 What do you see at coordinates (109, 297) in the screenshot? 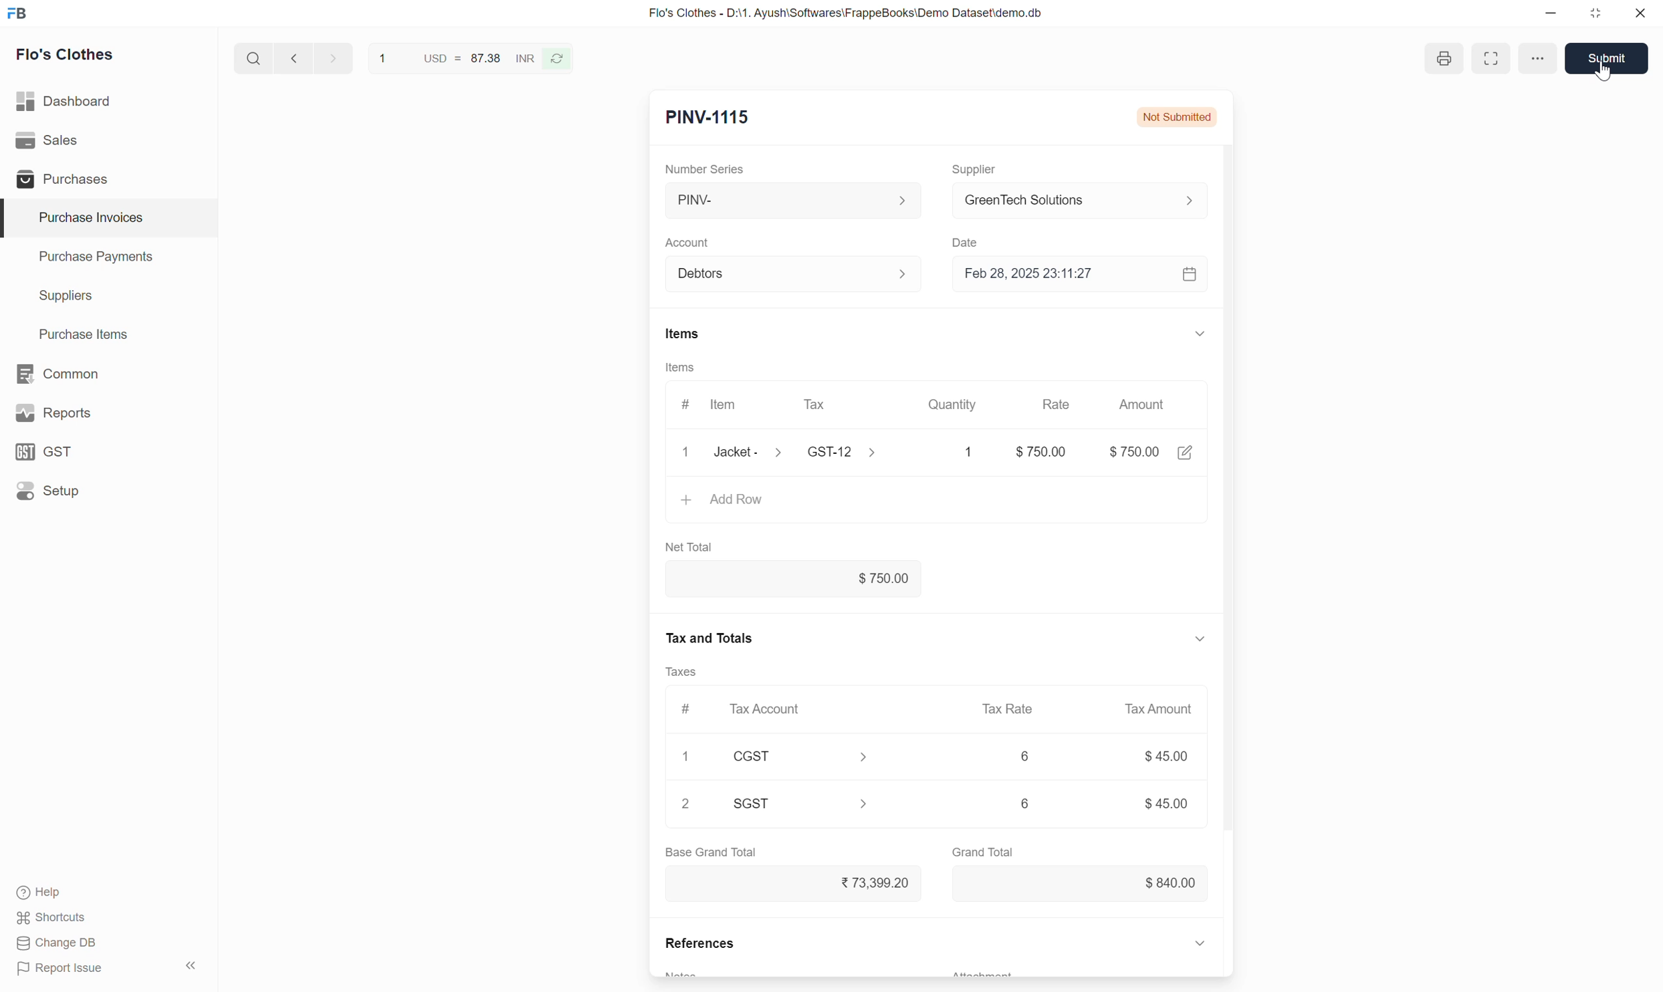
I see `Suppliers` at bounding box center [109, 297].